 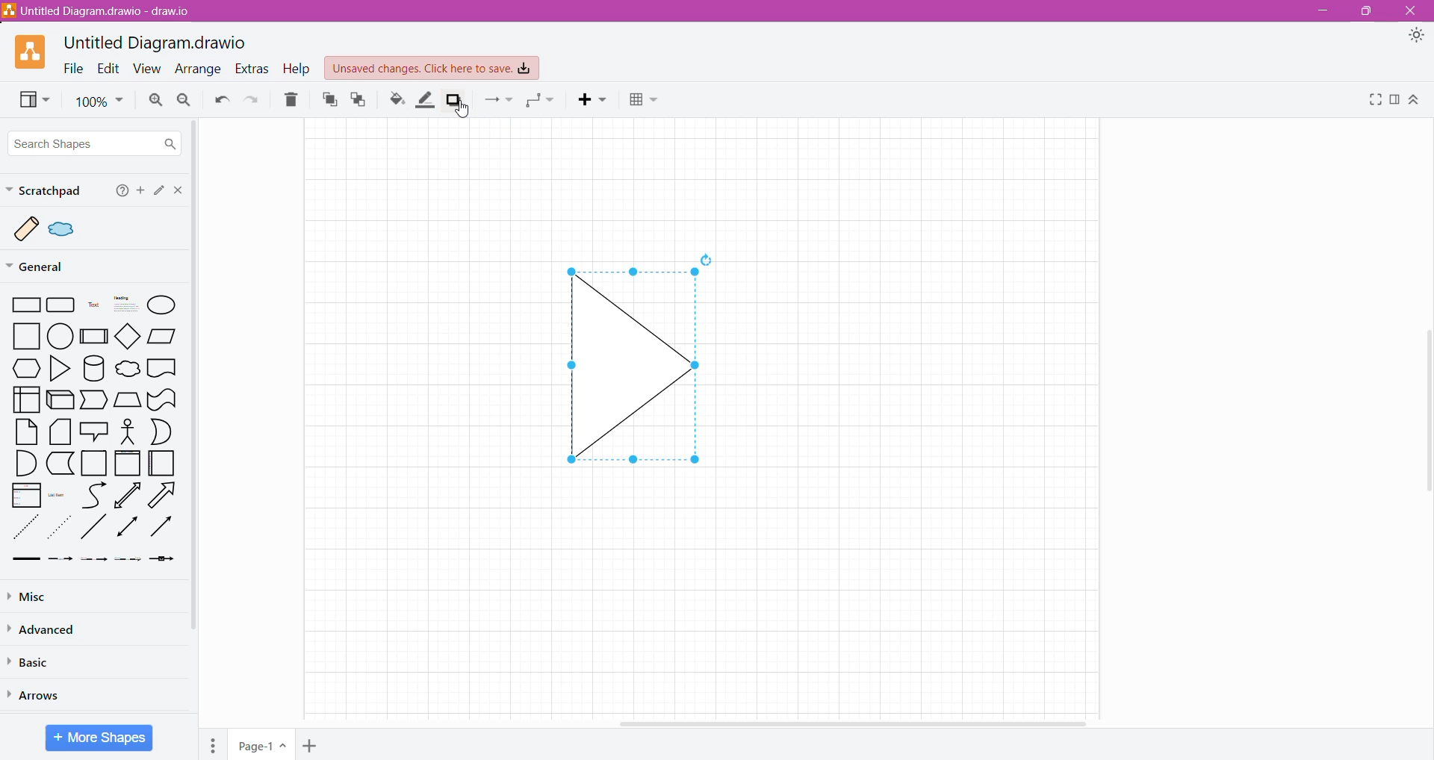 What do you see at coordinates (1412, 10) in the screenshot?
I see `Close` at bounding box center [1412, 10].